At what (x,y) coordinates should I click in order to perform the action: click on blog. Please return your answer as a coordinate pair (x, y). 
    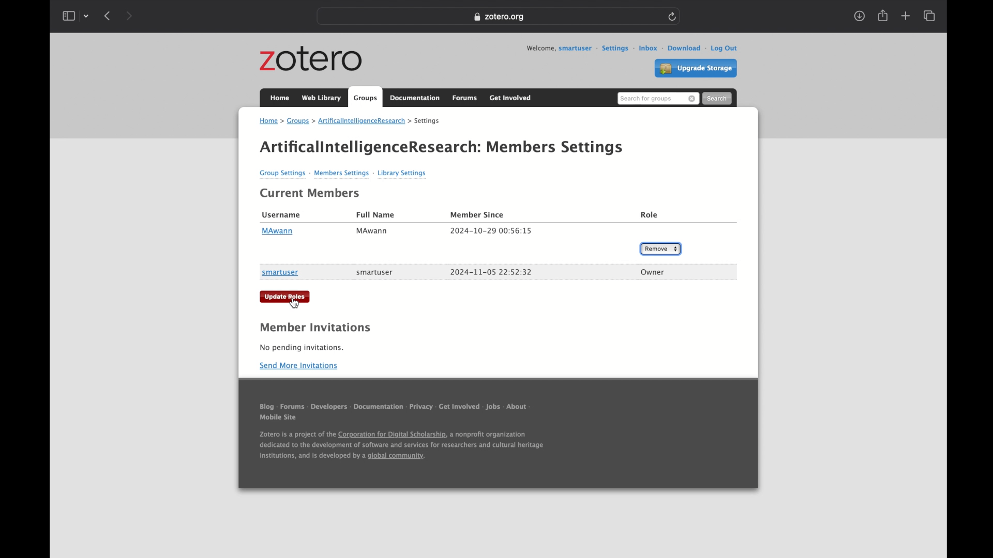
    Looking at the image, I should click on (267, 408).